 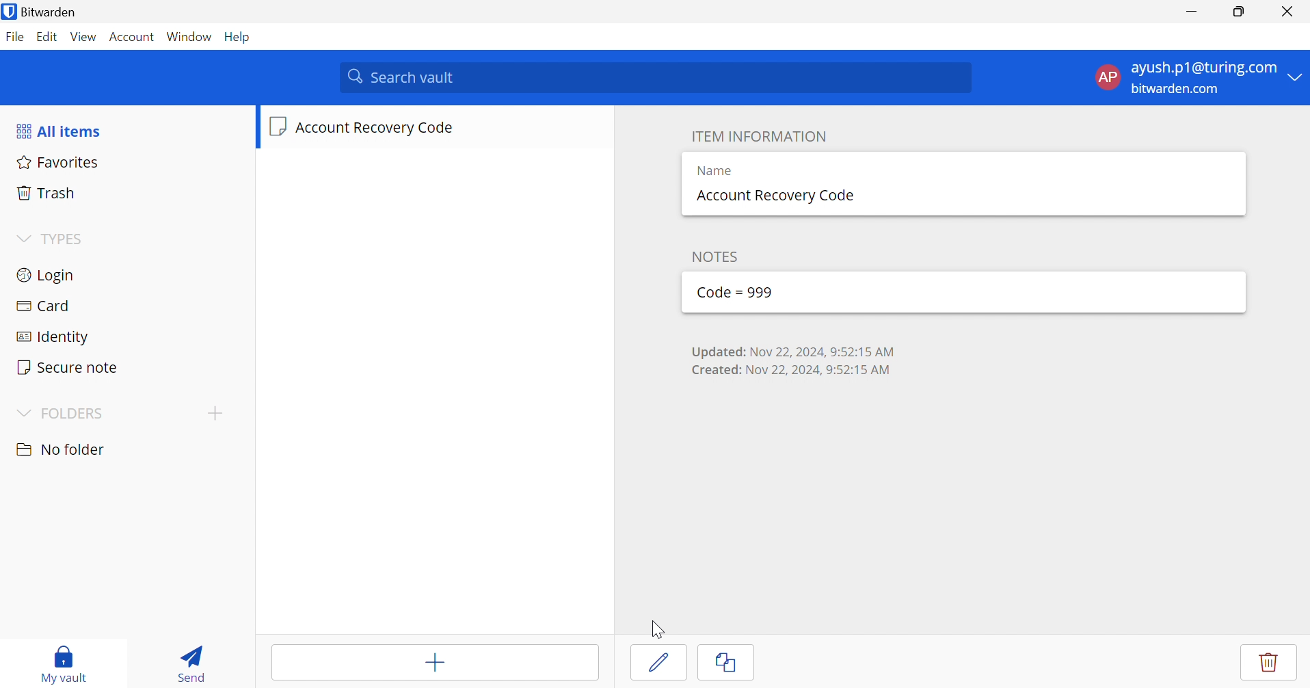 I want to click on Add item, so click(x=433, y=665).